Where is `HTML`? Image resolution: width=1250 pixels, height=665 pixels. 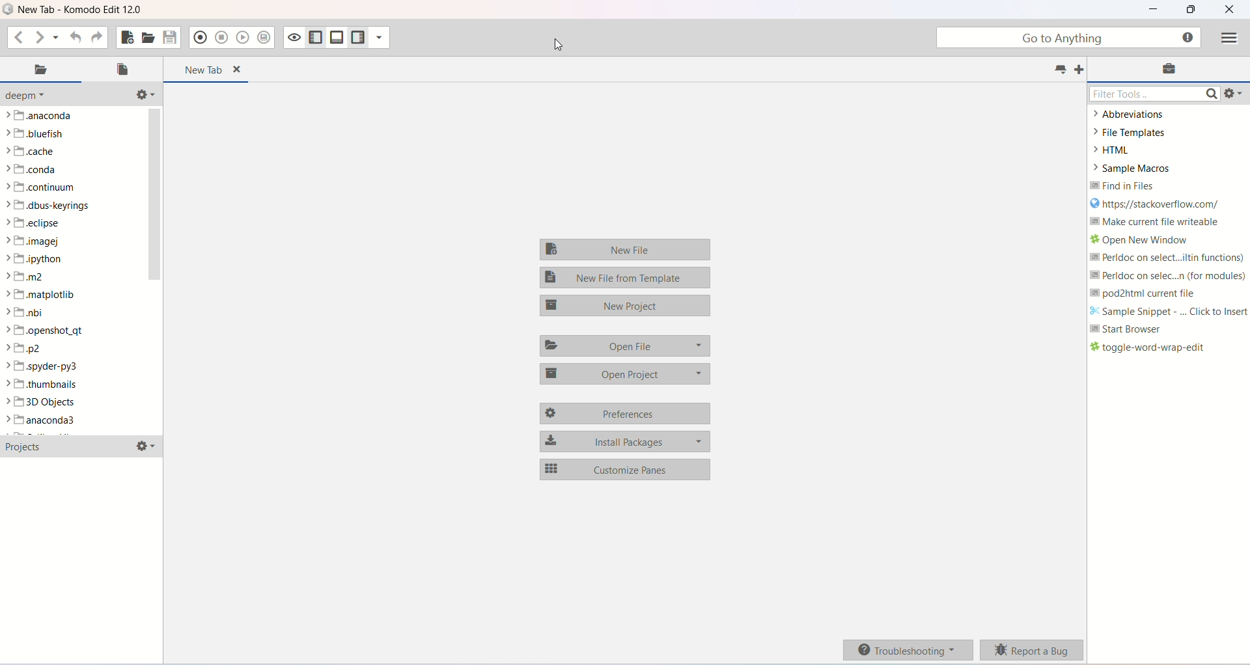
HTML is located at coordinates (1128, 152).